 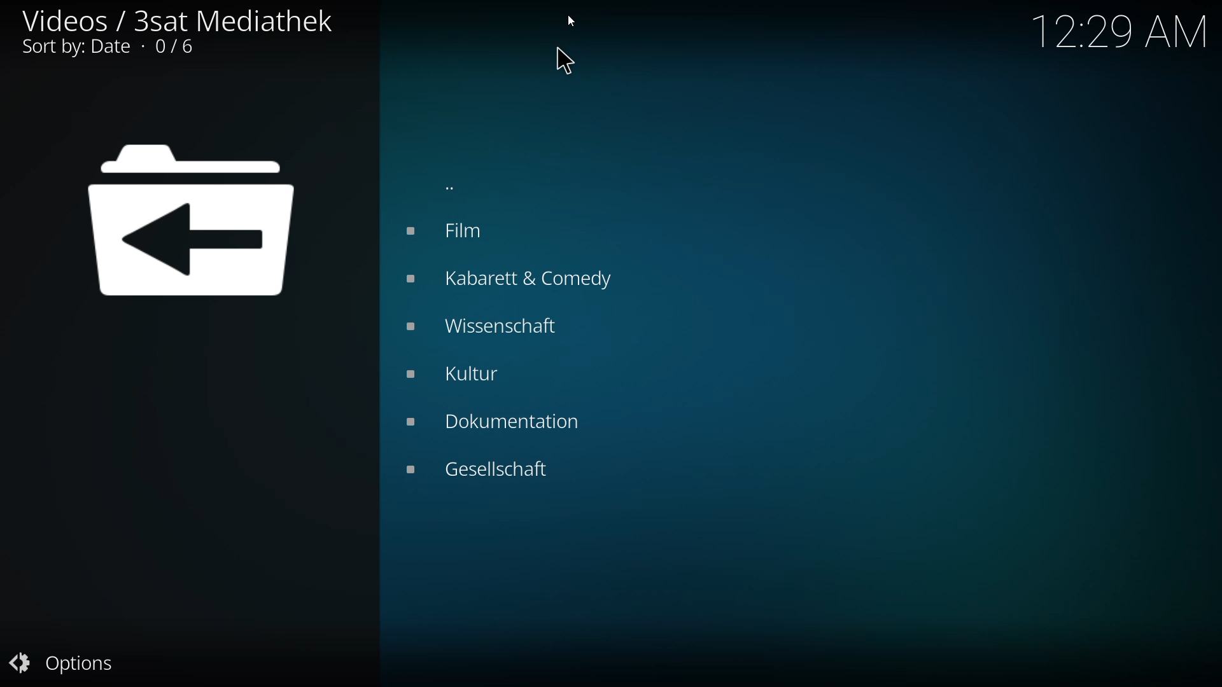 What do you see at coordinates (65, 663) in the screenshot?
I see `options` at bounding box center [65, 663].